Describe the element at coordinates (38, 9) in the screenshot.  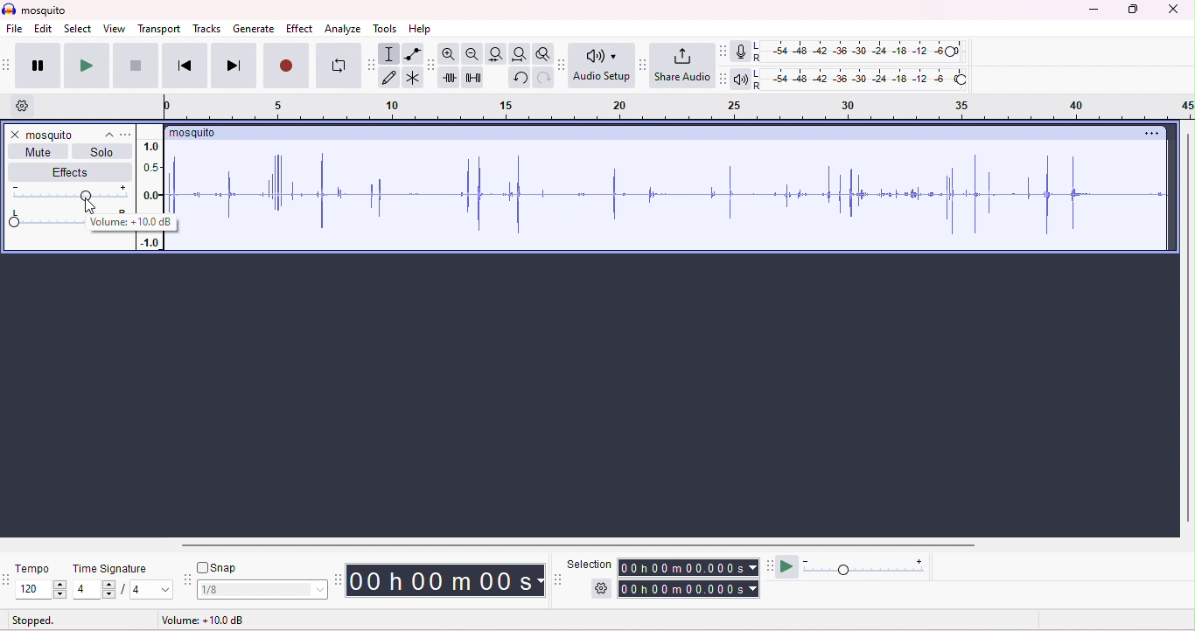
I see `title` at that location.